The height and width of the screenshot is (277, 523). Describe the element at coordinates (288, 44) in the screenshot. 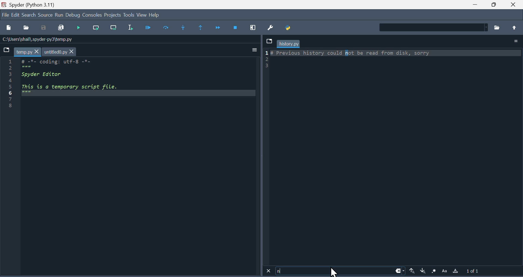

I see `history.py` at that location.